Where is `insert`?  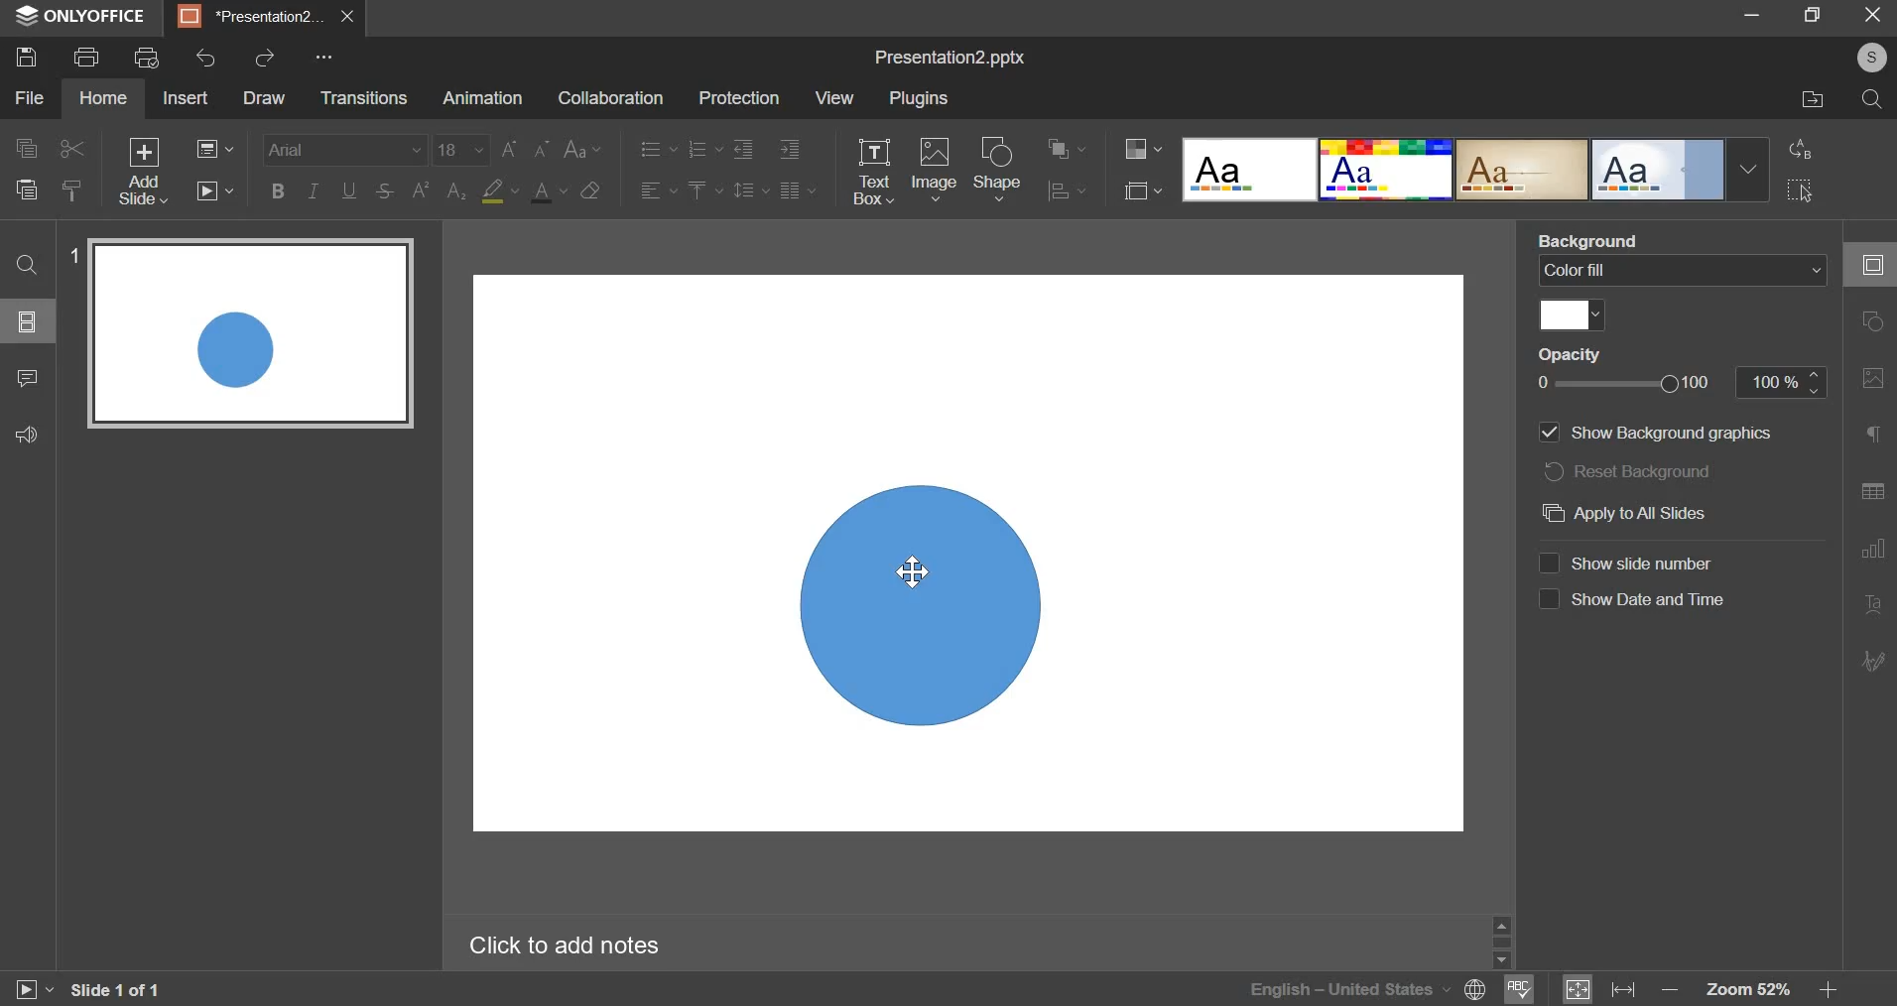
insert is located at coordinates (186, 98).